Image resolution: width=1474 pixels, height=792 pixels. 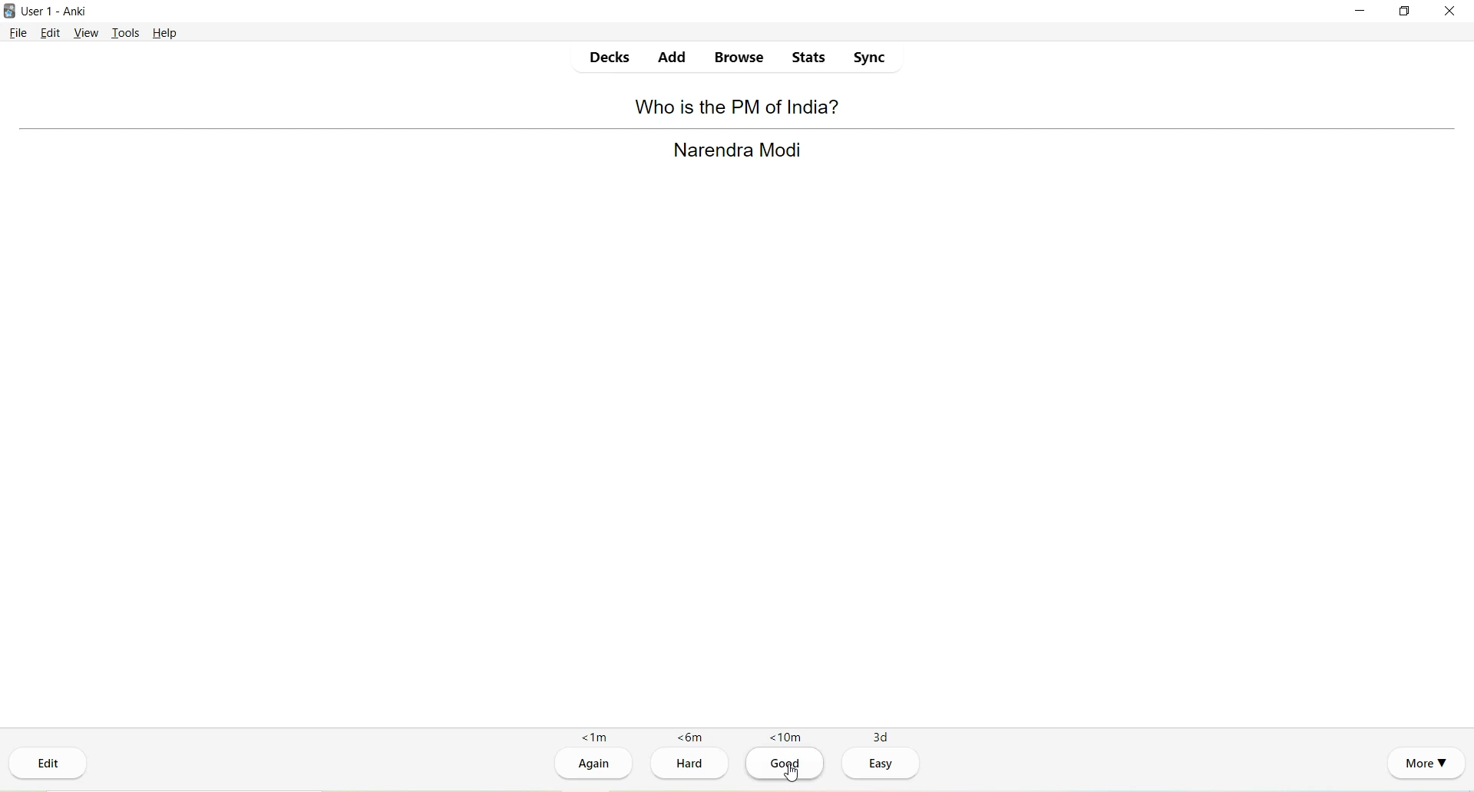 I want to click on Sync, so click(x=869, y=59).